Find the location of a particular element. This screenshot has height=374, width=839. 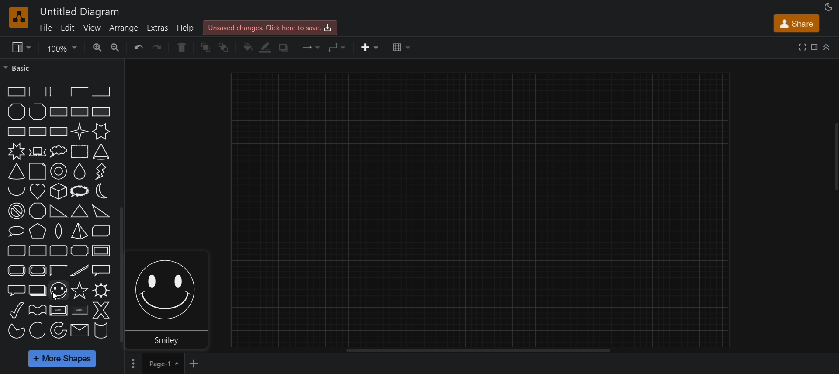

smiley is located at coordinates (170, 287).